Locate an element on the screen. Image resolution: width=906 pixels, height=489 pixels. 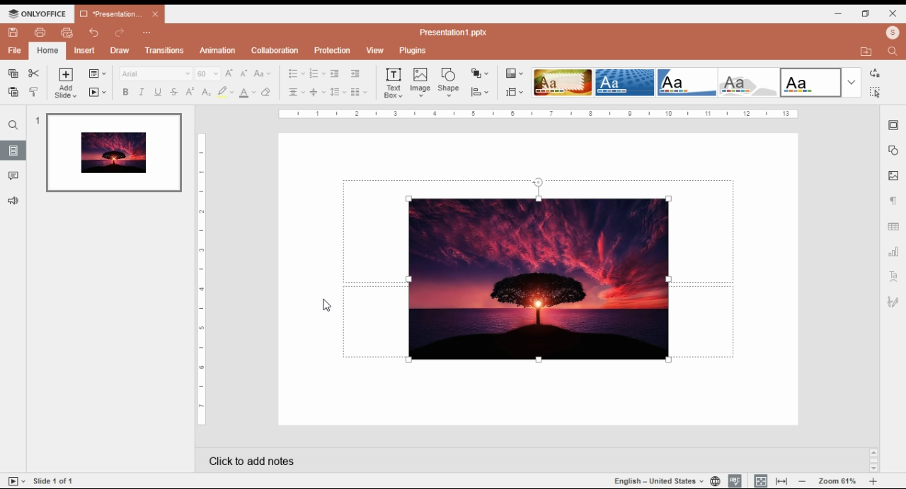
font color is located at coordinates (248, 94).